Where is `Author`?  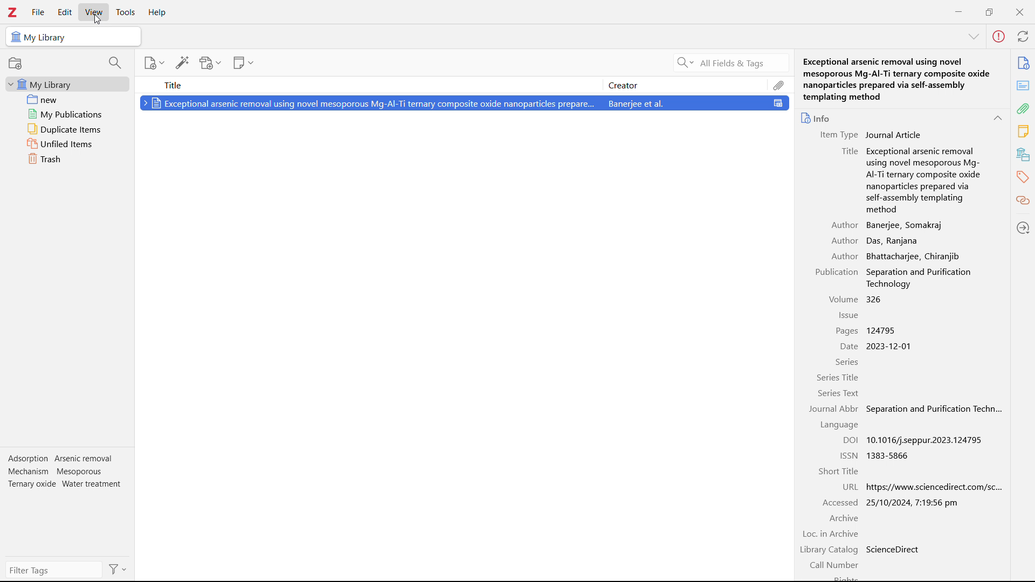
Author is located at coordinates (843, 241).